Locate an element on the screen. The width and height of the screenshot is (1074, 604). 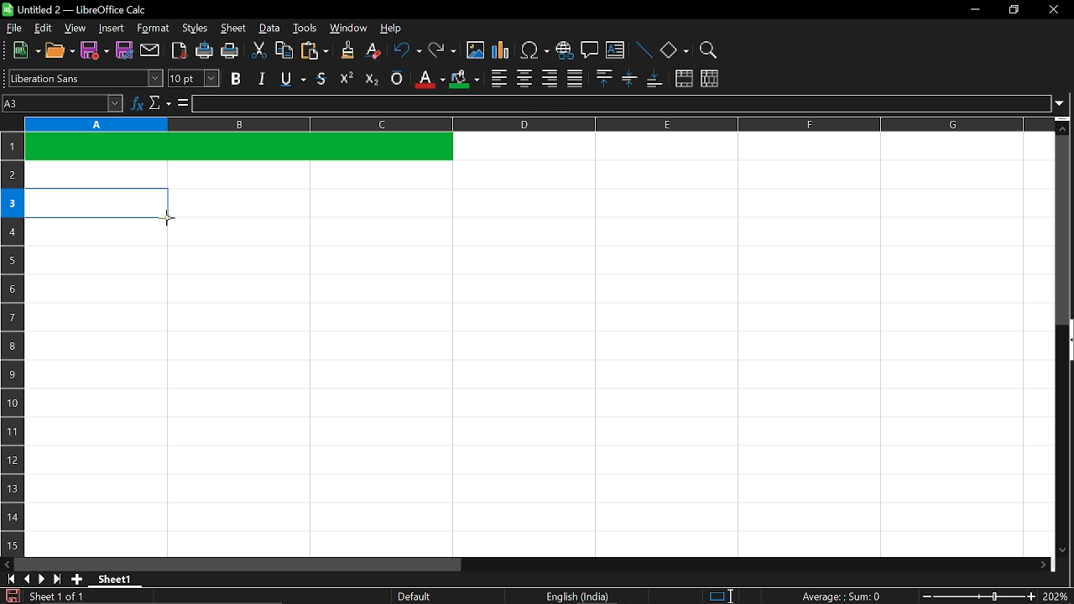
subscript is located at coordinates (371, 78).